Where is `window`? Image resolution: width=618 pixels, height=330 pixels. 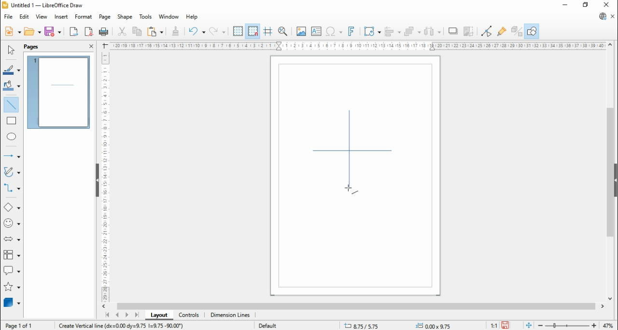
window is located at coordinates (169, 17).